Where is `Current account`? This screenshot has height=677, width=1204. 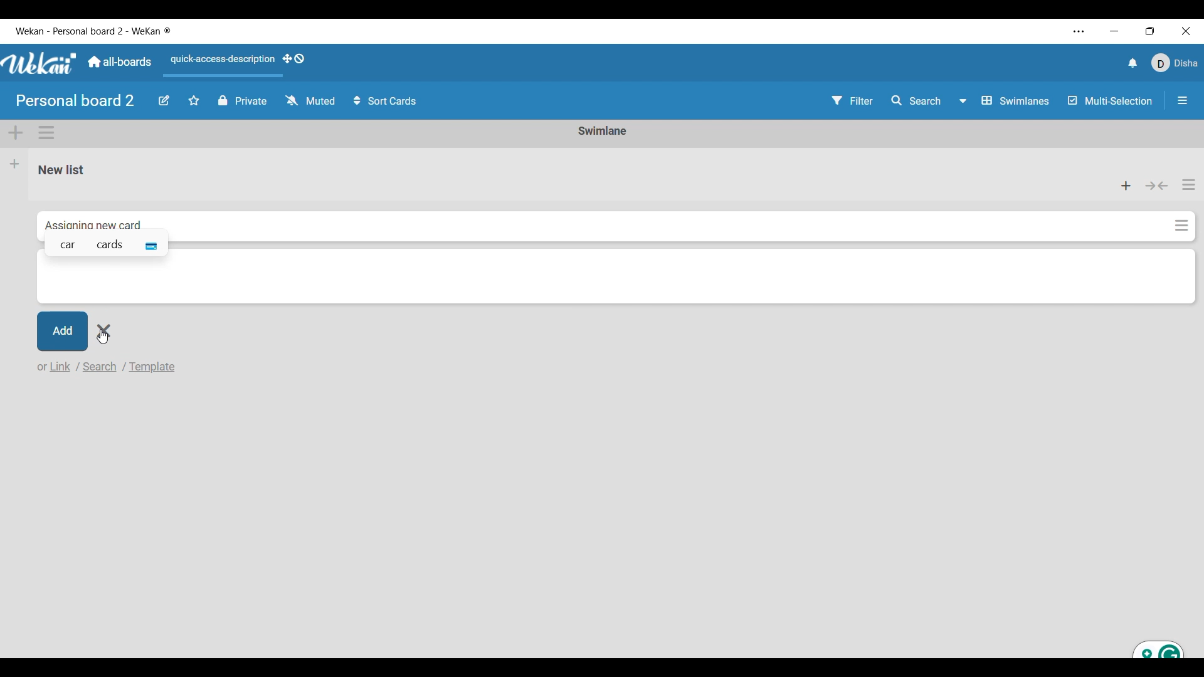
Current account is located at coordinates (1175, 63).